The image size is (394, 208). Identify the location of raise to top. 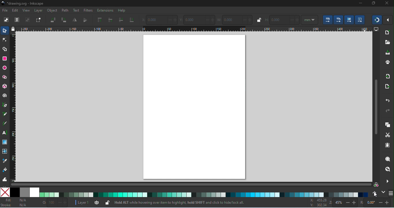
(100, 20).